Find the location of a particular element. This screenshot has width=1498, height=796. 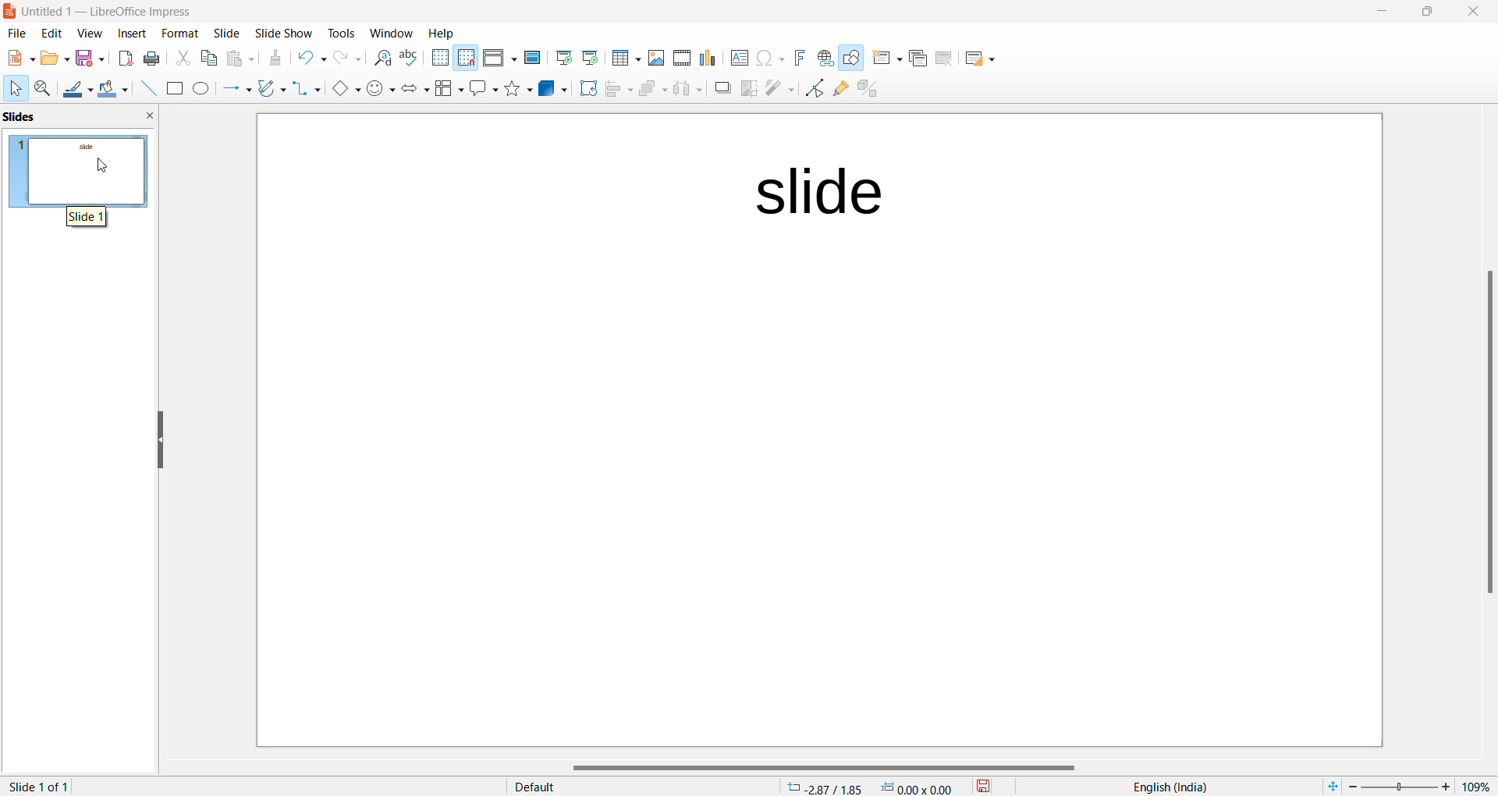

fit to current window is located at coordinates (1329, 786).